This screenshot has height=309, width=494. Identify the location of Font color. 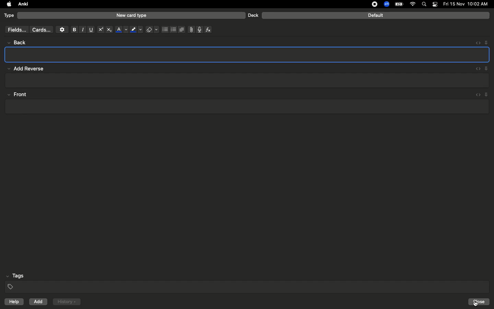
(121, 30).